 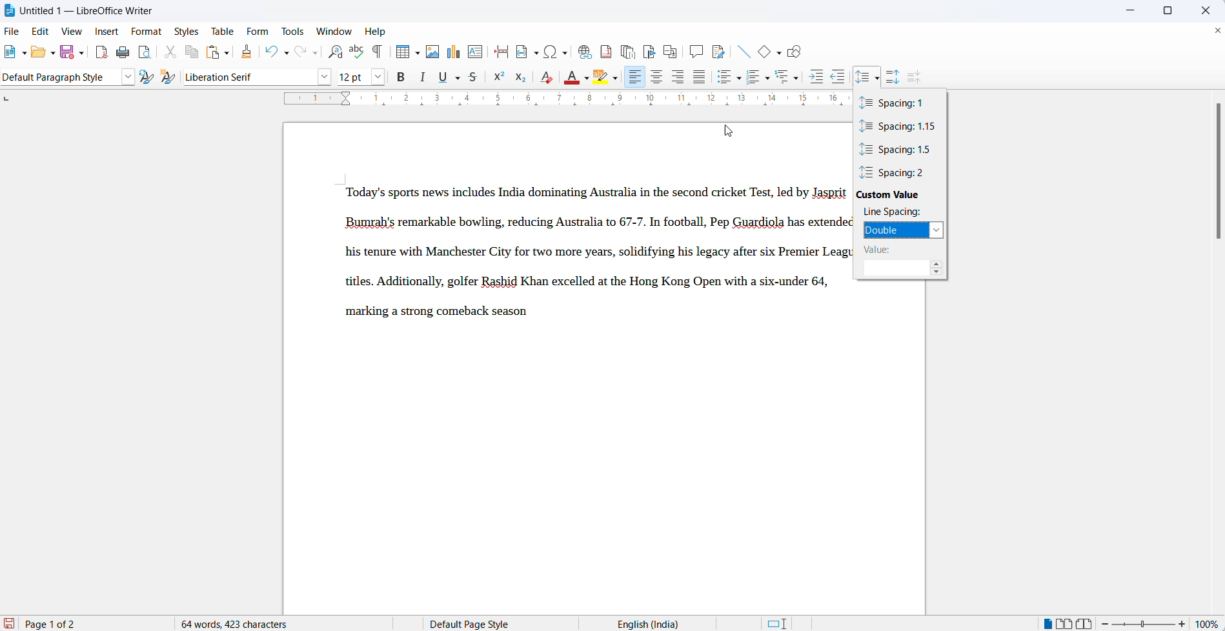 I want to click on window, so click(x=334, y=32).